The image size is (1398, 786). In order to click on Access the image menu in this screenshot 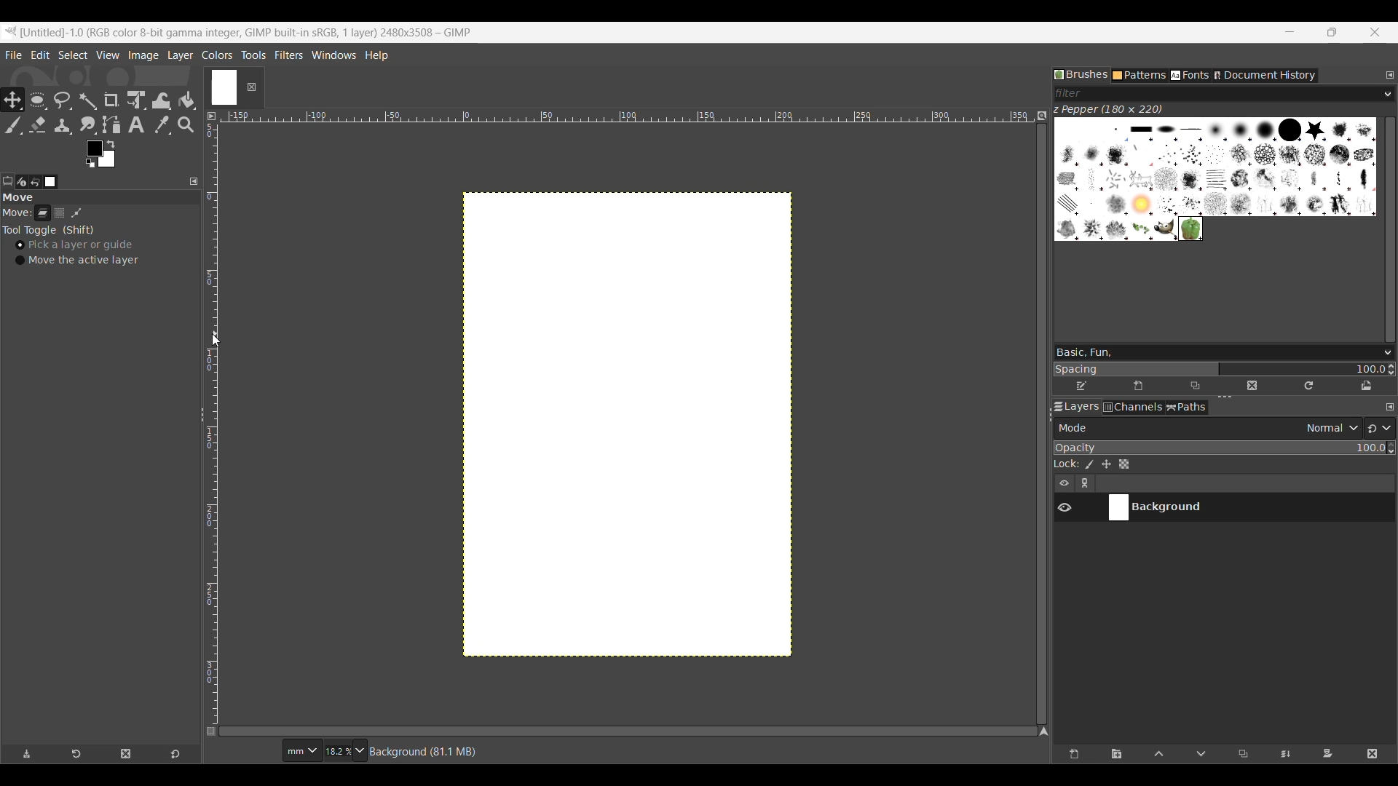, I will do `click(211, 116)`.